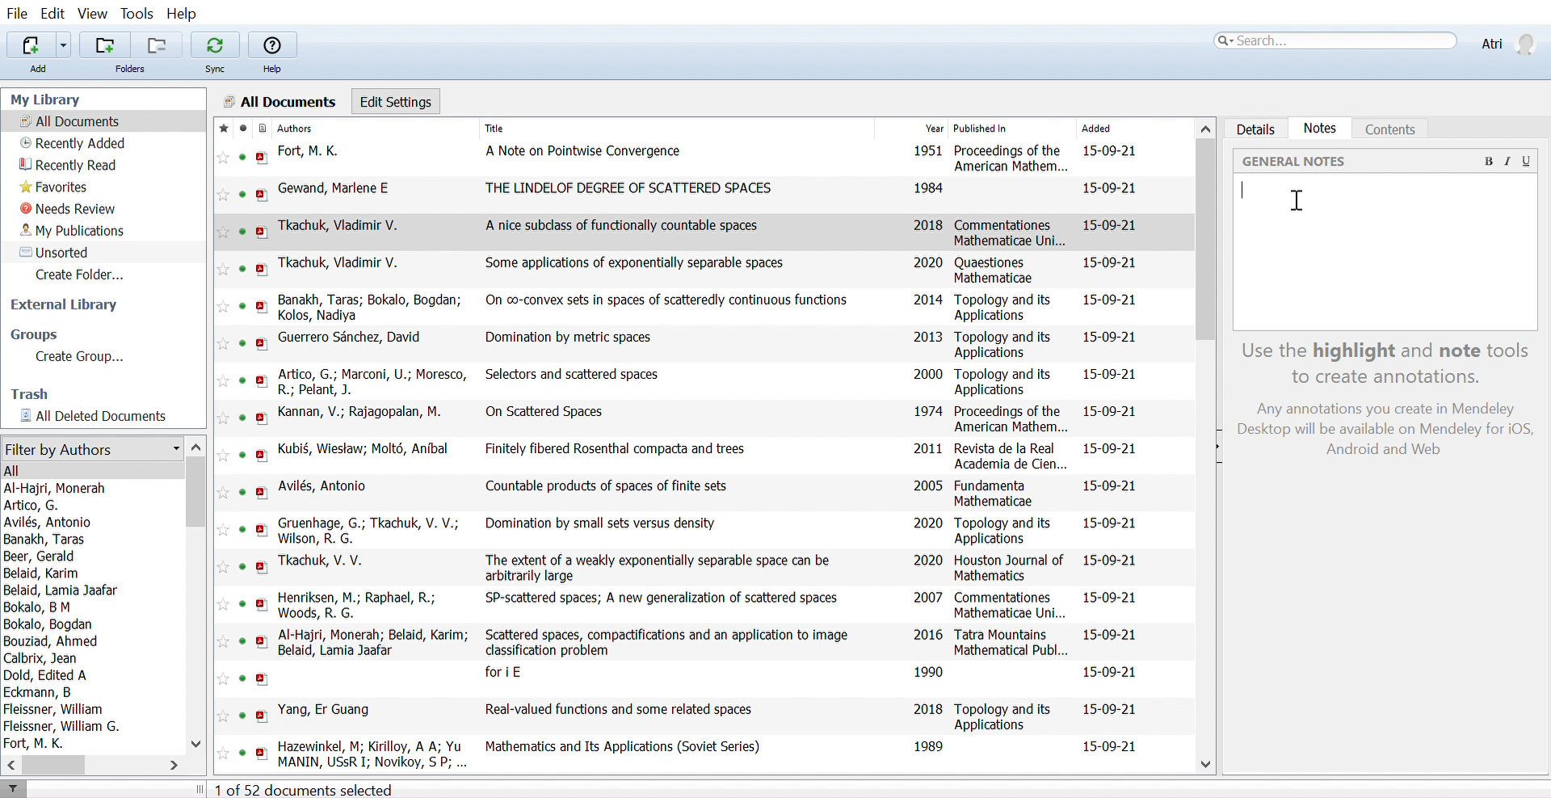 The width and height of the screenshot is (1551, 798). I want to click on Add this reference to favorites, so click(223, 640).